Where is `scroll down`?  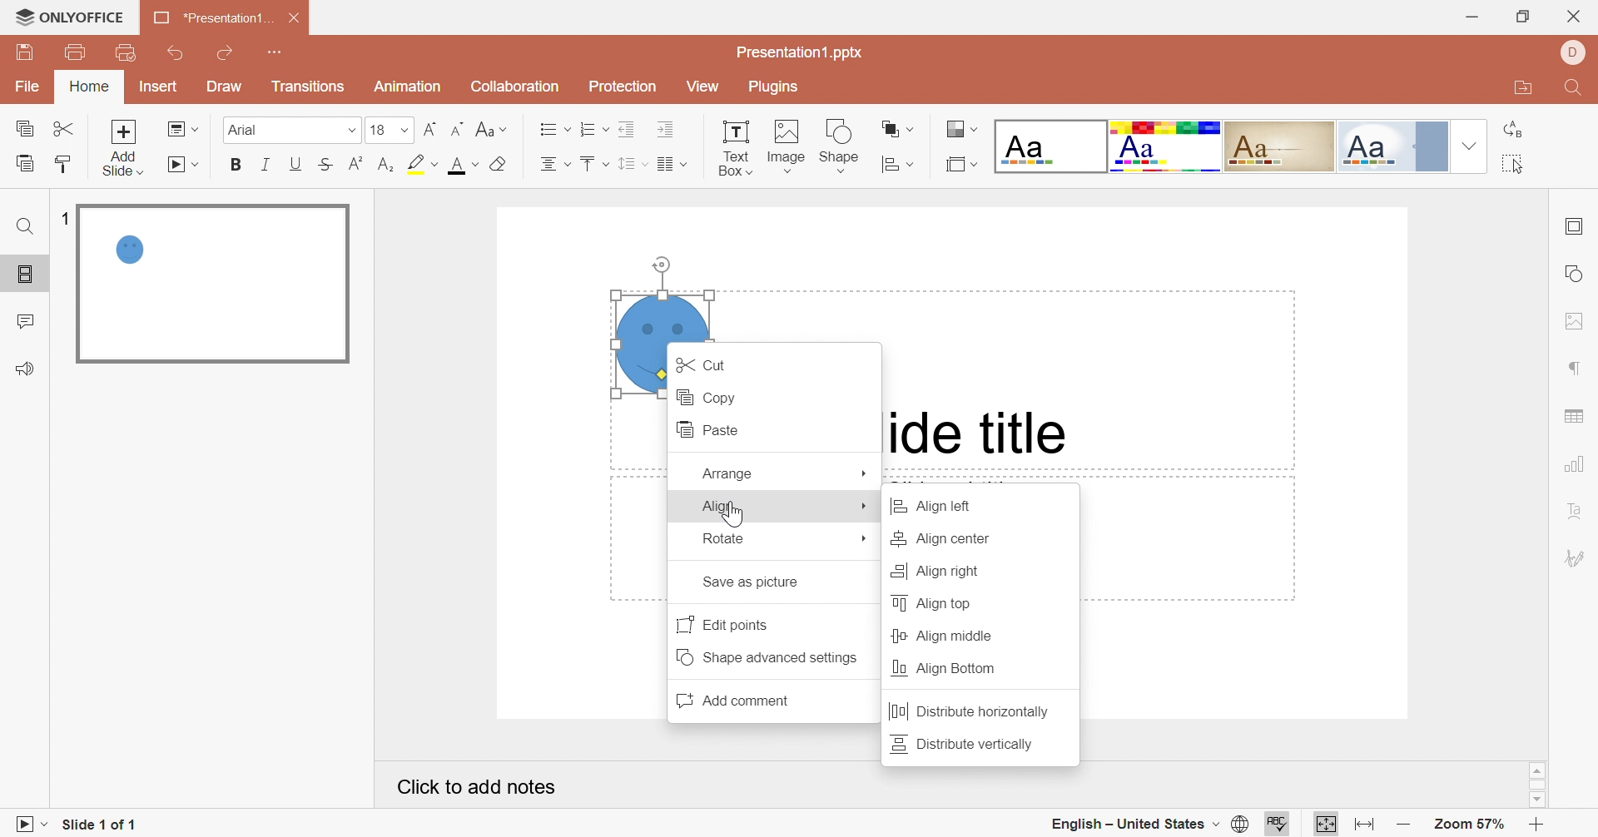
scroll down is located at coordinates (1536, 800).